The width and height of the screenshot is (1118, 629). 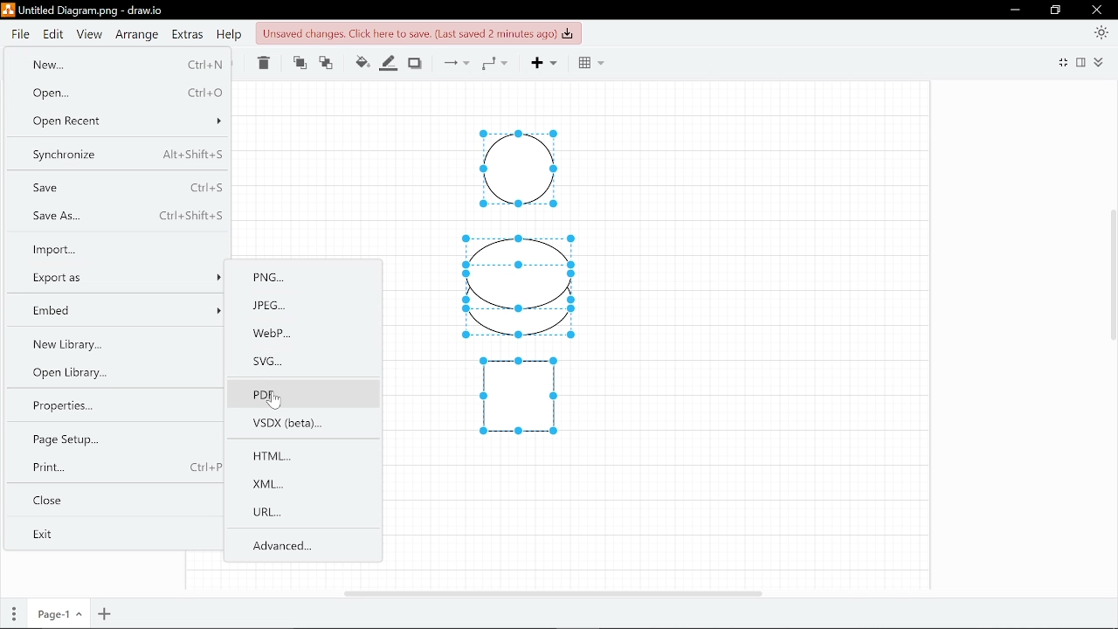 What do you see at coordinates (307, 335) in the screenshot?
I see `WebP` at bounding box center [307, 335].